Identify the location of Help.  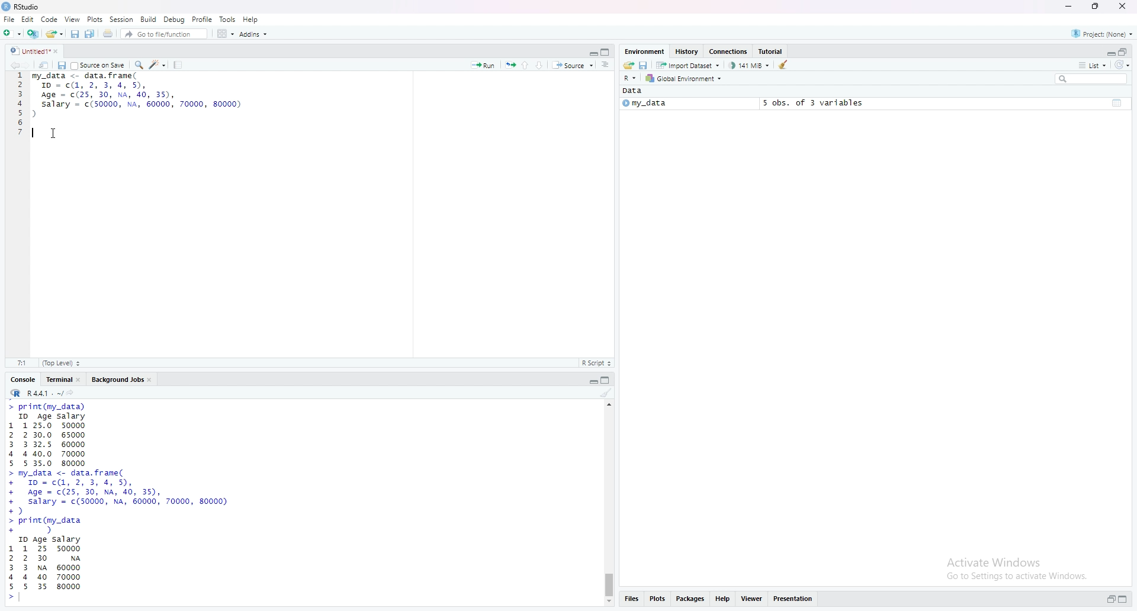
(251, 19).